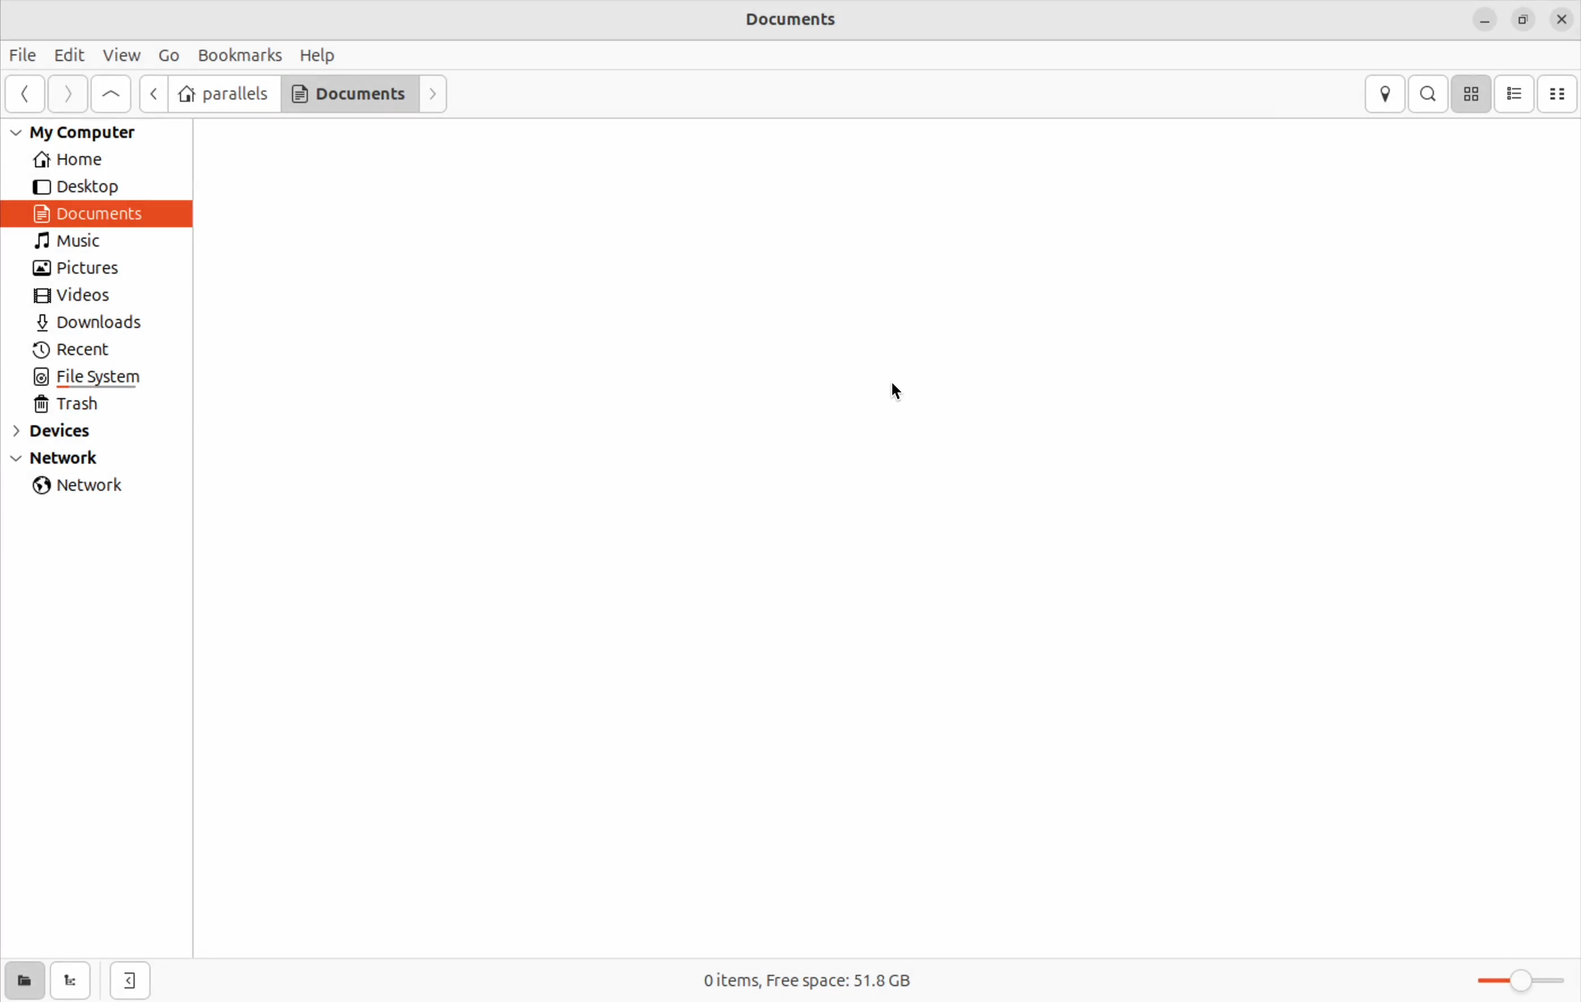  I want to click on Edit, so click(68, 54).